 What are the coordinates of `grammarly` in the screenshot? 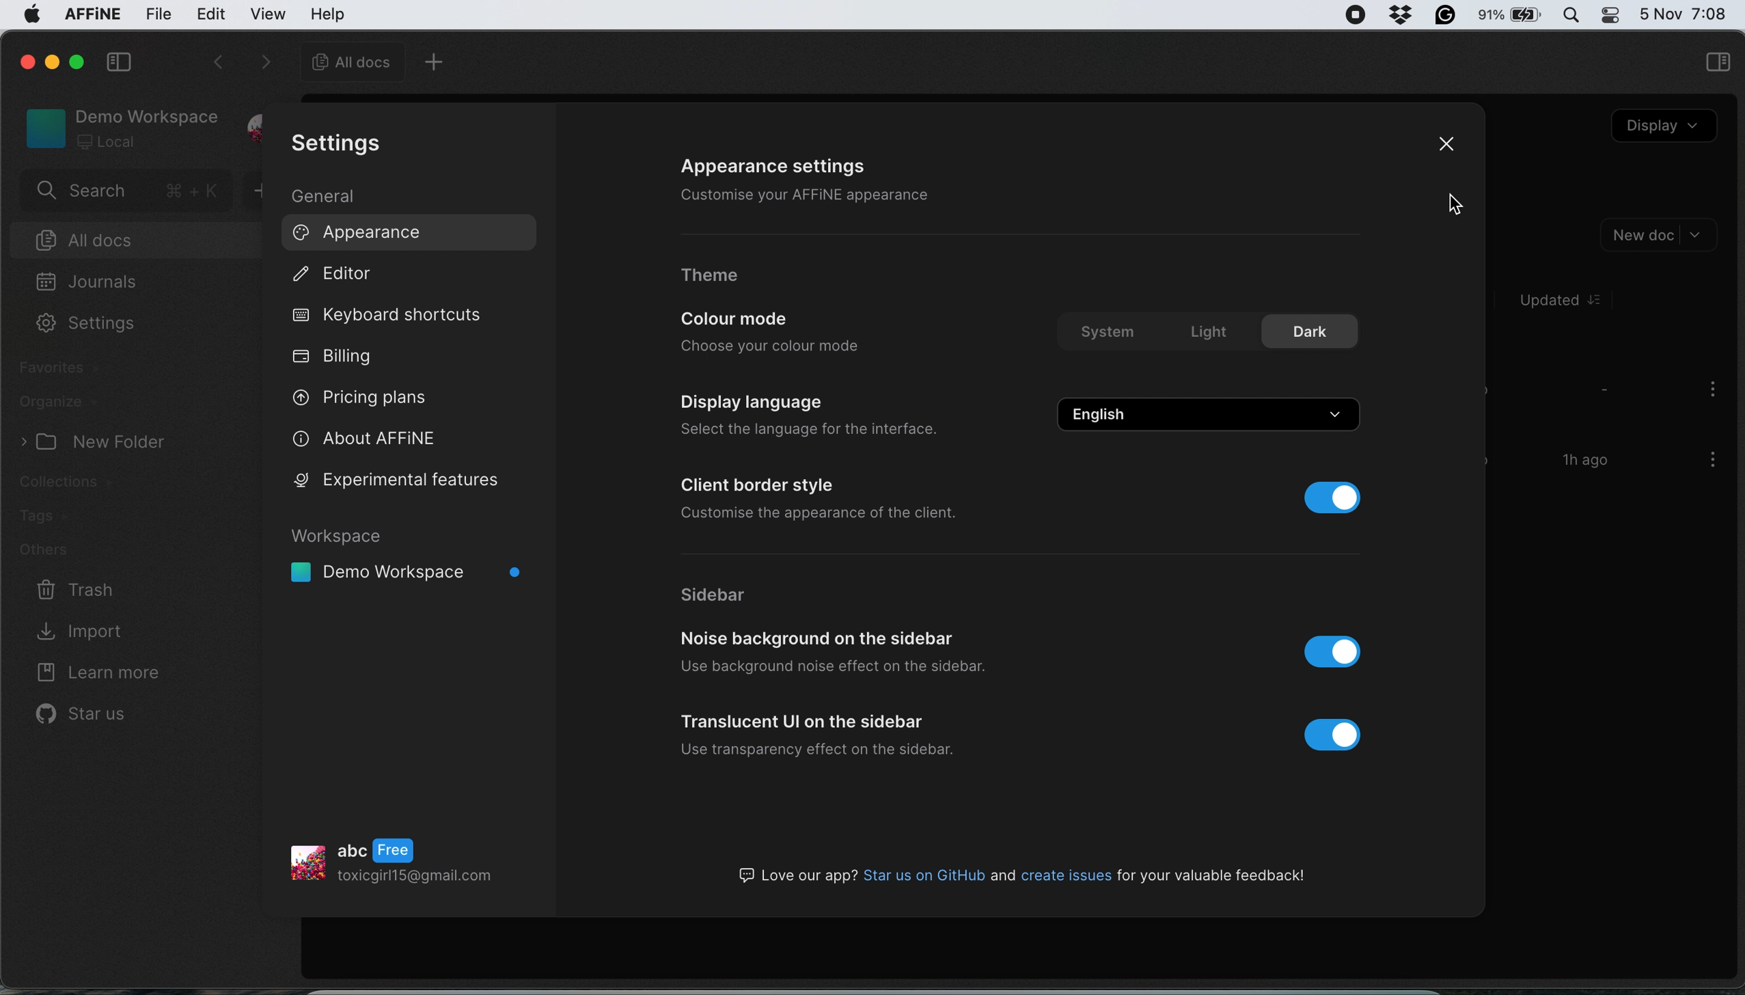 It's located at (1446, 15).